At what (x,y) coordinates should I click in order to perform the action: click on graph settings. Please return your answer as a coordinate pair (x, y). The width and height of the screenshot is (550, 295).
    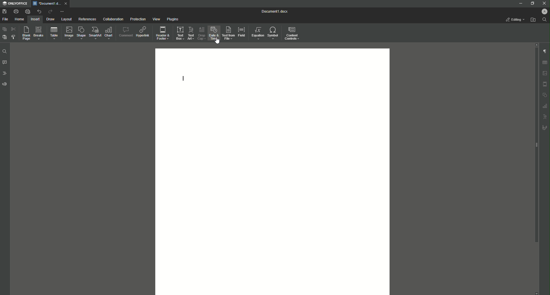
    Looking at the image, I should click on (545, 106).